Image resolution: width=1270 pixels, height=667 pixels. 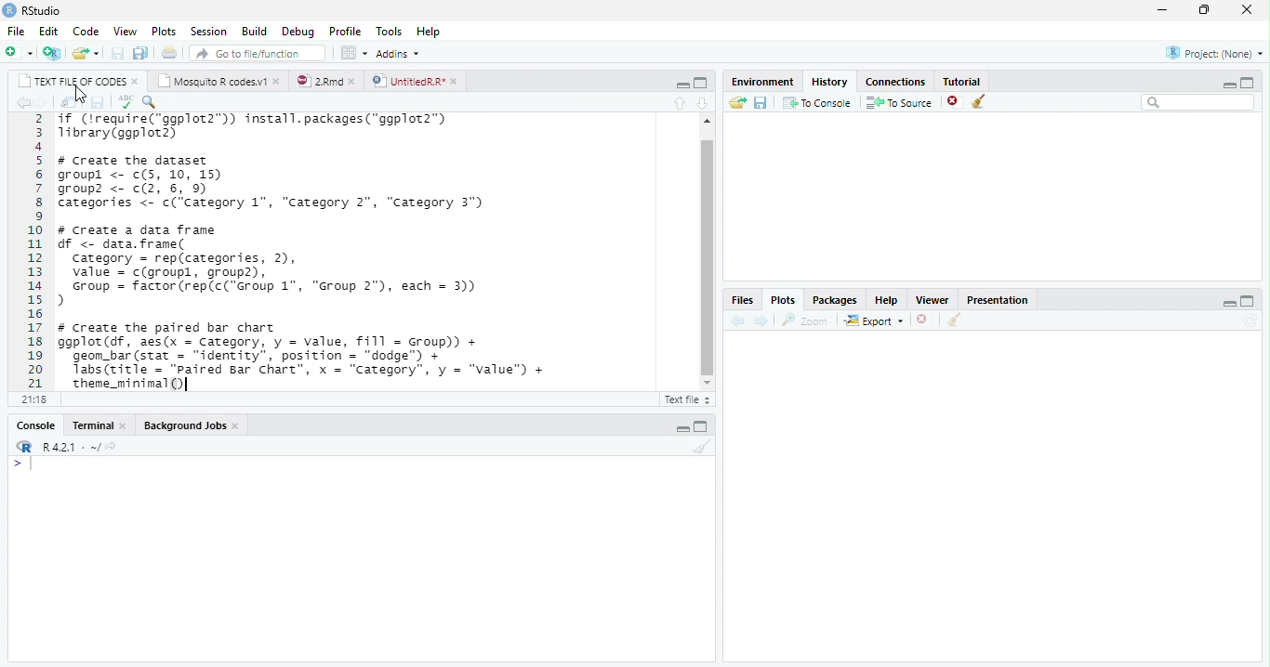 What do you see at coordinates (323, 251) in the screenshot?
I see `if (treguire(“ggplot2™)) install.packages("ggplot2™)Tibrary(ggplot2)# Create the datasetgroupl <- c(5, 10, 15)group? <- c(2, 6, 9)Categories <- c(‘Category 1", “Category 2", “Category 3")# Create a data framedf <- data. frame(category = rep(categories, 2),value = c(groupl, group2),Group = factor (rep(c("Group 1", “Group 2°), each = 3))># Create the paired bar chartggplot (df, aes(x = Category, y = value, fill = Group) +geom_bar (stat = “identity”, position = "dodge™) +Tabs (title = "Paired Bar Chart”, x = “Category”, y = “value") +theme_minimal()` at bounding box center [323, 251].